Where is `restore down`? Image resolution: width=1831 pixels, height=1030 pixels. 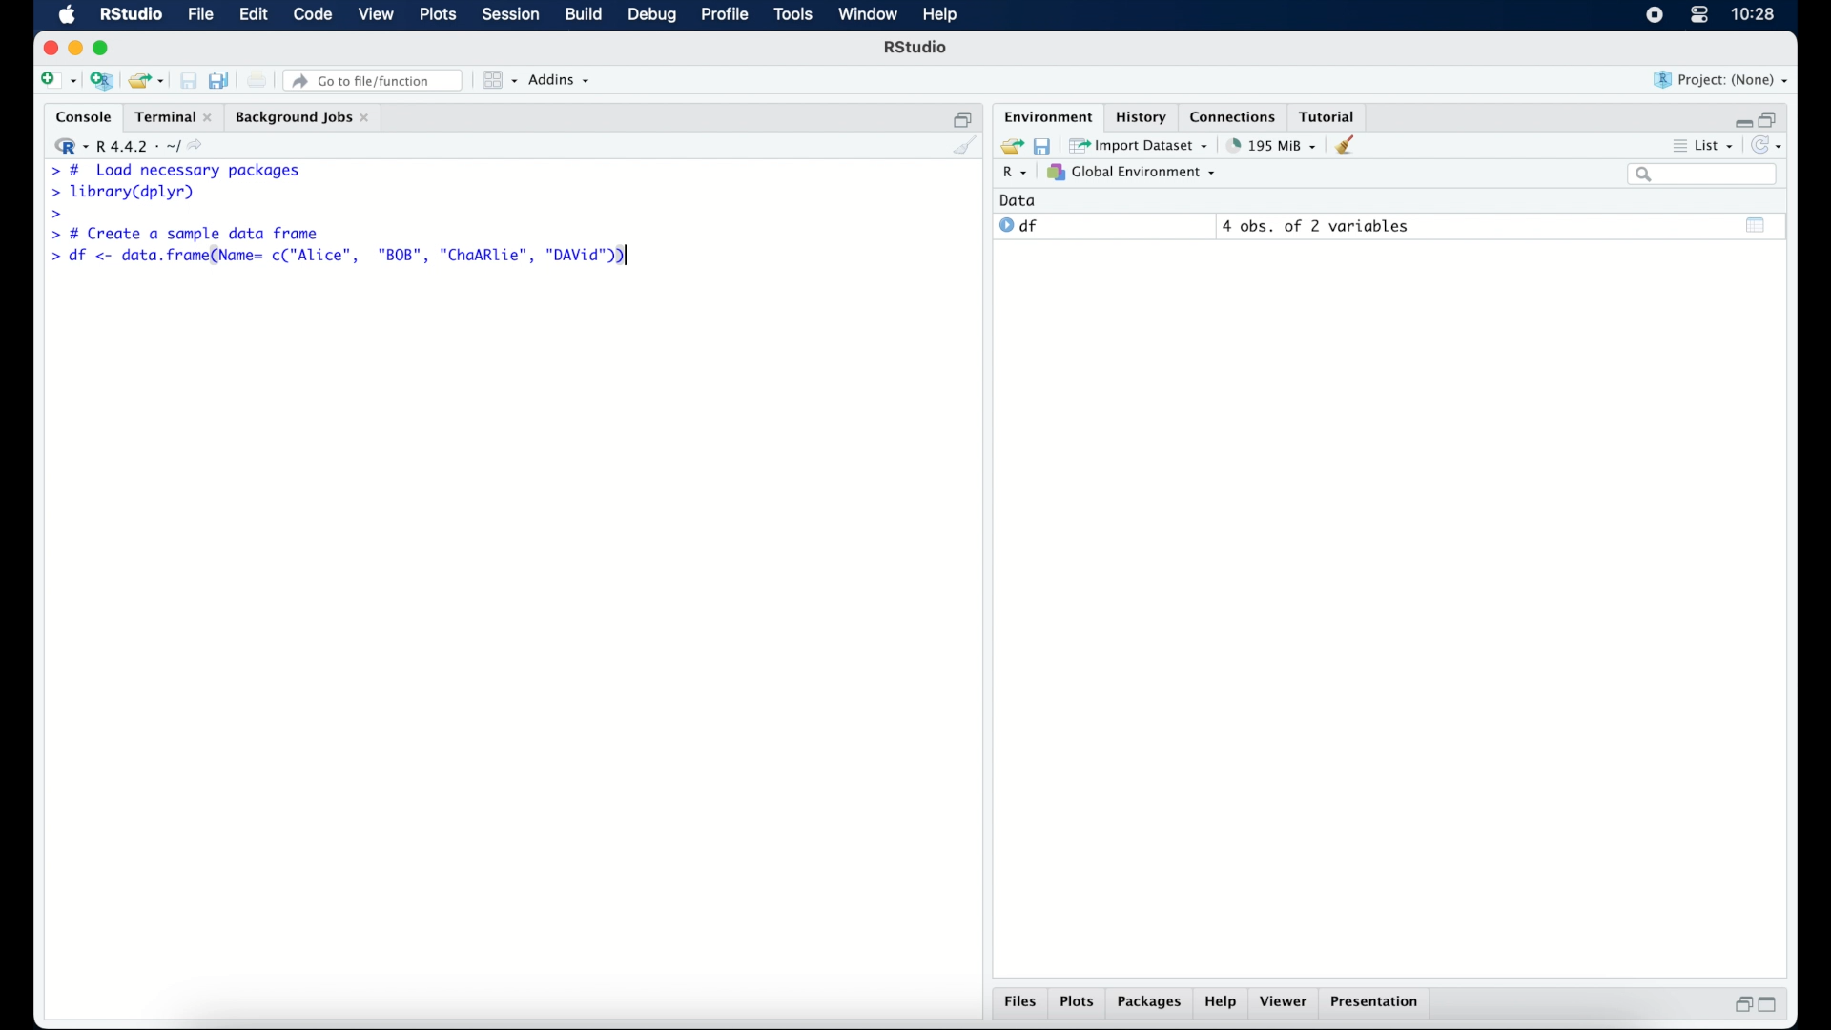
restore down is located at coordinates (1740, 1006).